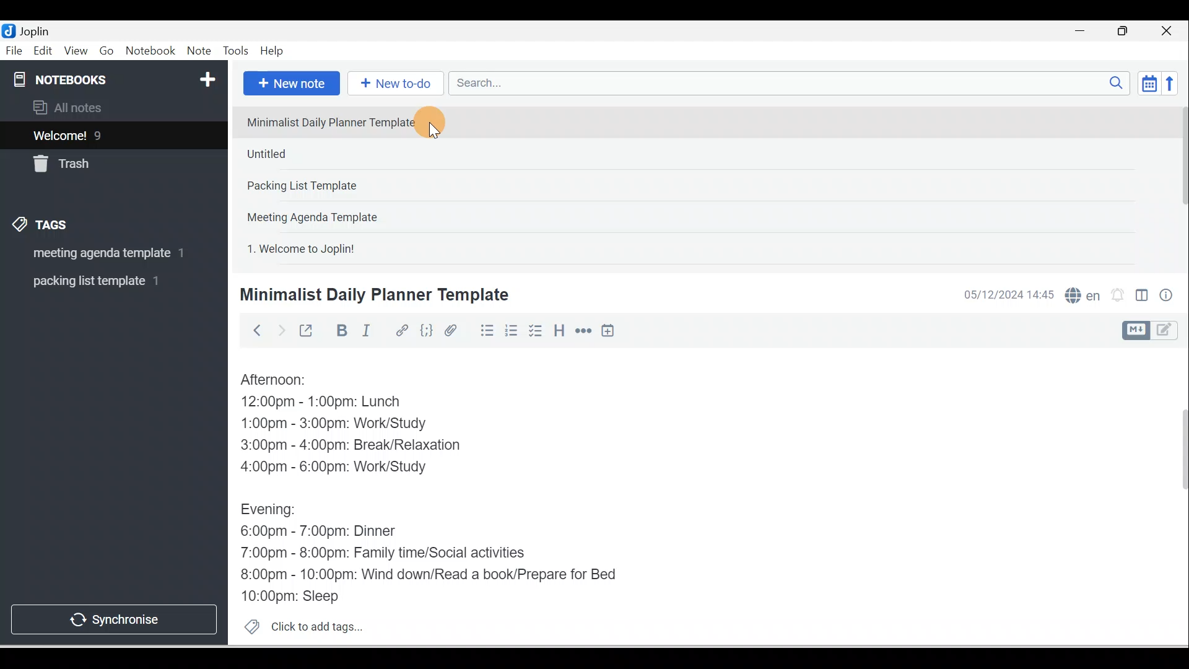 This screenshot has height=669, width=1189. Describe the element at coordinates (346, 247) in the screenshot. I see `Note 5` at that location.